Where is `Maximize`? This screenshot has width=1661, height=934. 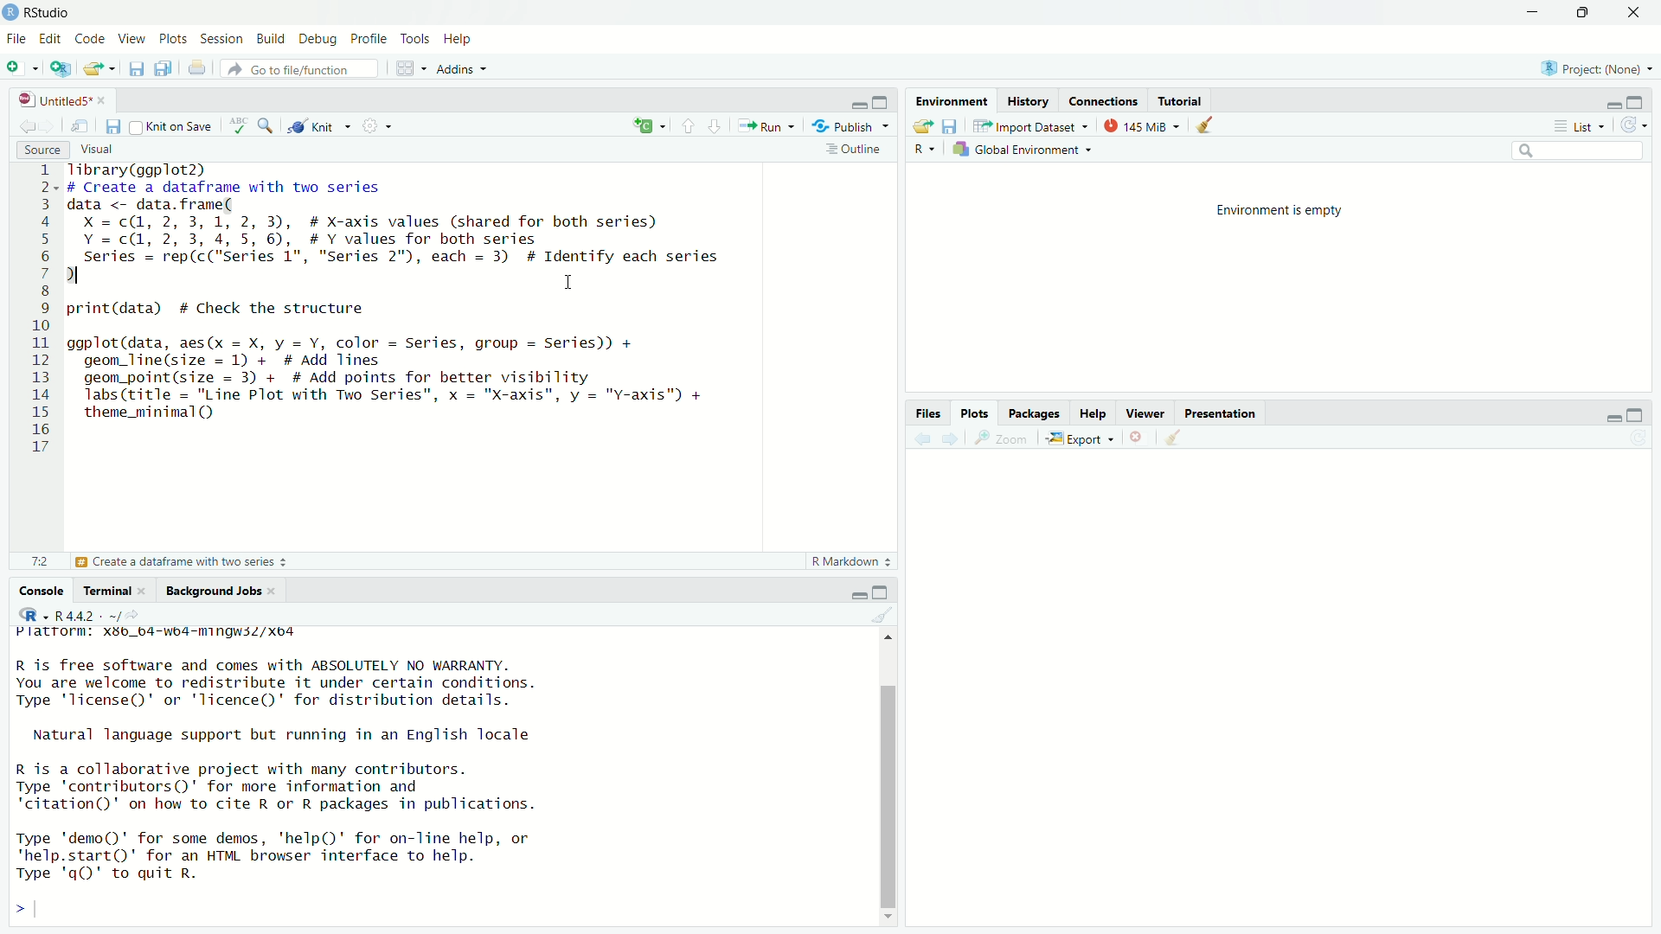 Maximize is located at coordinates (882, 102).